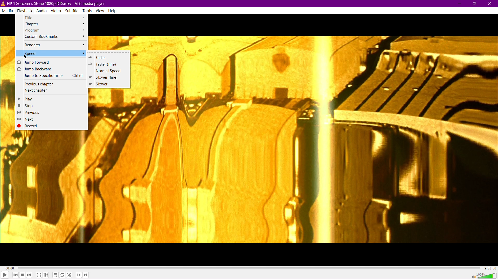 The image size is (498, 279). What do you see at coordinates (29, 112) in the screenshot?
I see `Previous` at bounding box center [29, 112].